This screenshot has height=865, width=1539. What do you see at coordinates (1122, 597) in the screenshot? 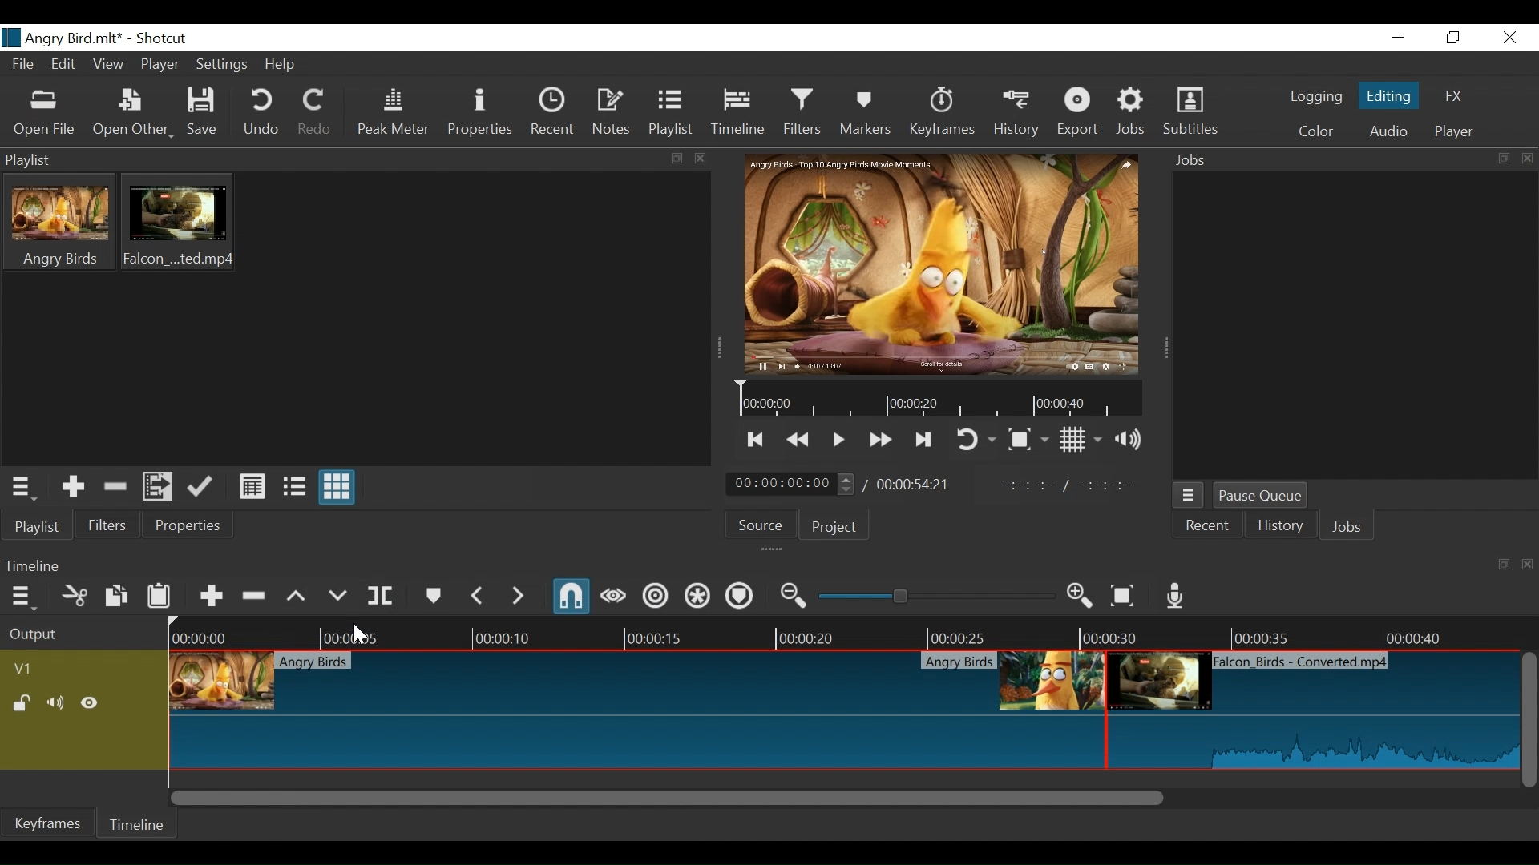
I see `Zoom timeline to fit` at bounding box center [1122, 597].